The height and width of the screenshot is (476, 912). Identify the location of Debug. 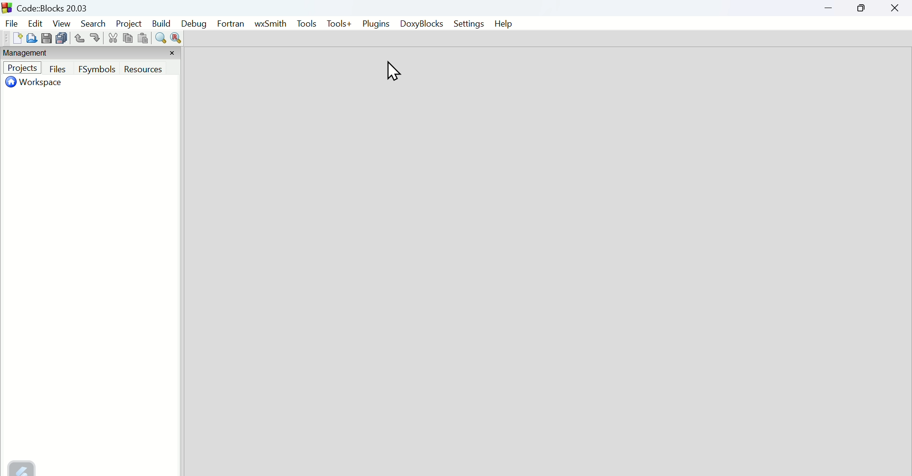
(193, 24).